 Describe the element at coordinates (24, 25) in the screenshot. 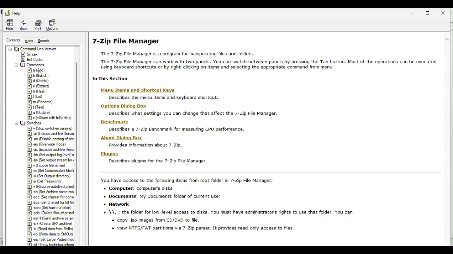

I see `Back ` at that location.